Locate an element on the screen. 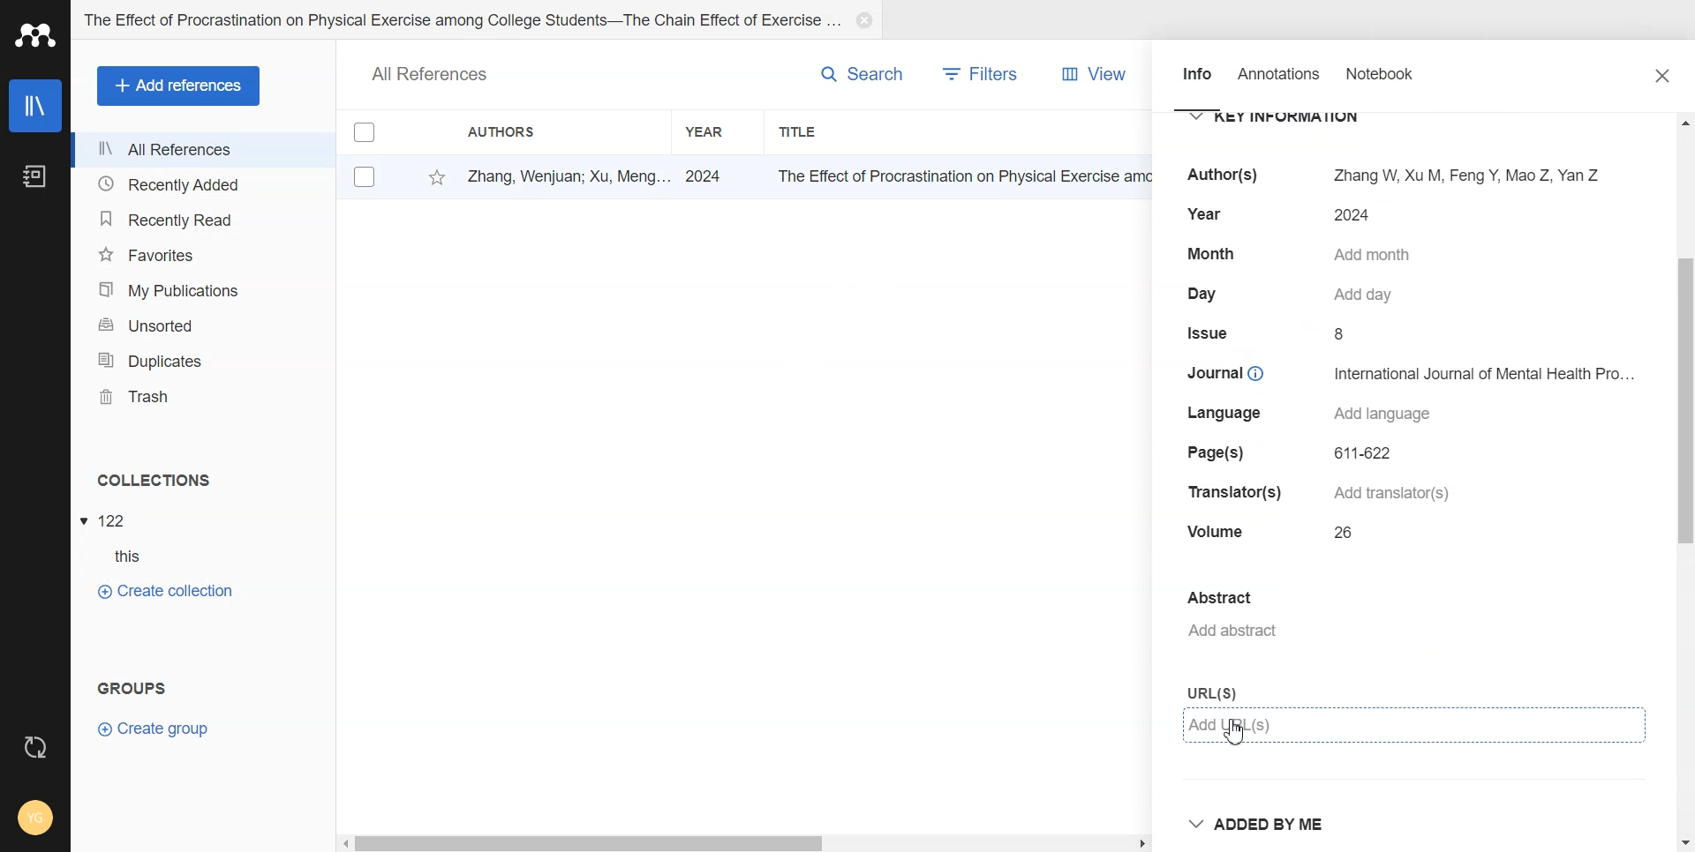 Image resolution: width=1695 pixels, height=852 pixels. Search is located at coordinates (845, 74).